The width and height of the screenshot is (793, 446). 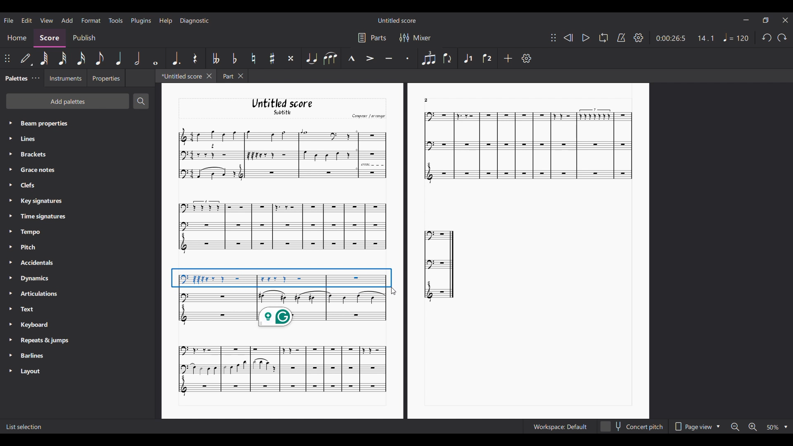 What do you see at coordinates (639, 38) in the screenshot?
I see `Settings` at bounding box center [639, 38].